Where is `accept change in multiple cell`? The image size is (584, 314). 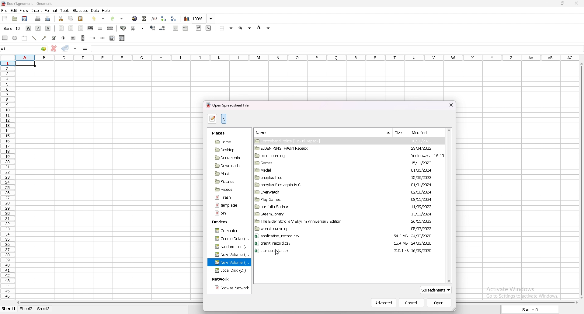 accept change in multiple cell is located at coordinates (75, 48).